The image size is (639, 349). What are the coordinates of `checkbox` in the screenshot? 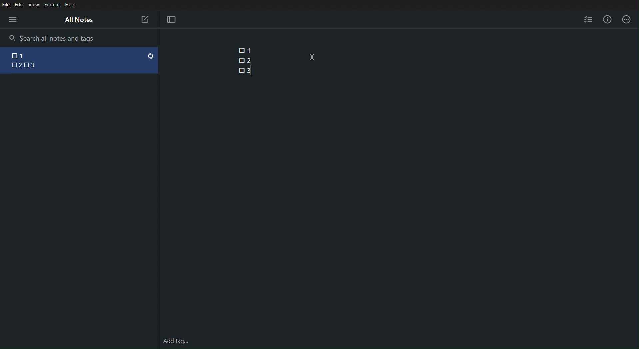 It's located at (11, 56).